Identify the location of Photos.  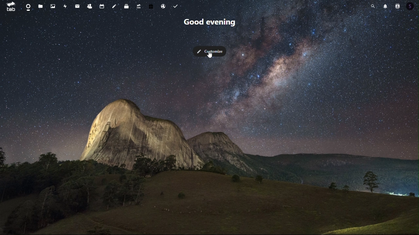
(54, 6).